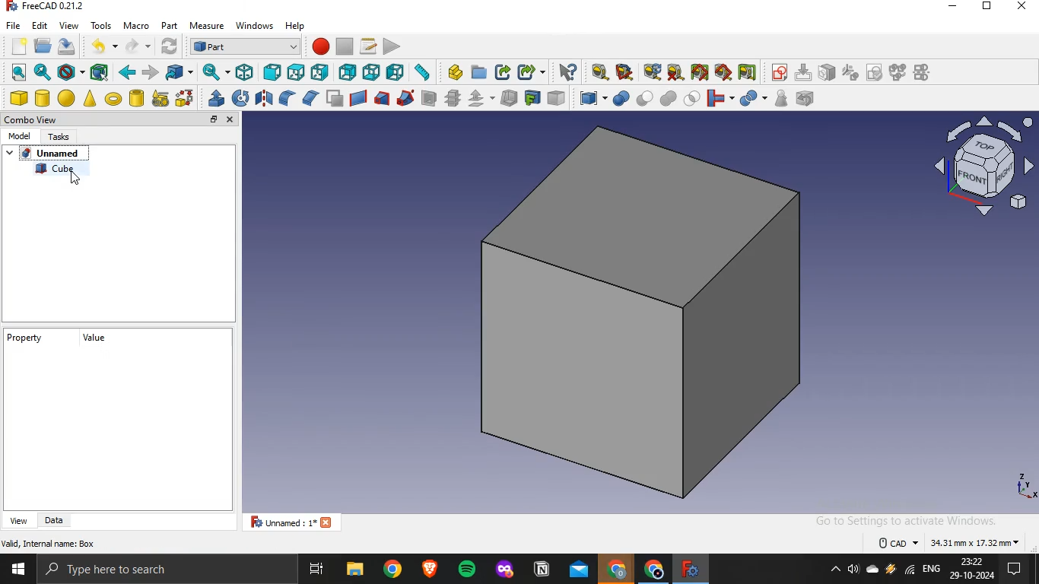 Image resolution: width=1039 pixels, height=584 pixels. Describe the element at coordinates (207, 27) in the screenshot. I see `measure` at that location.